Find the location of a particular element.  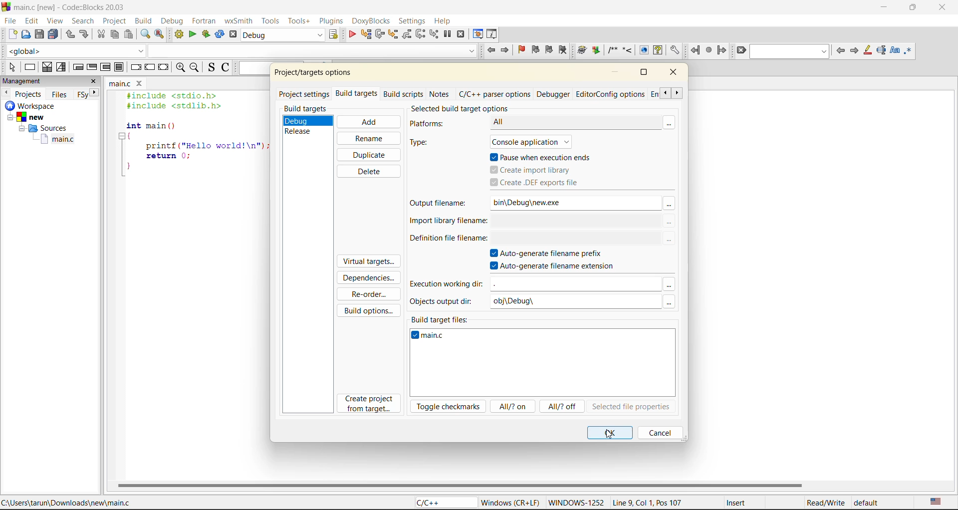

More is located at coordinates (670, 240).